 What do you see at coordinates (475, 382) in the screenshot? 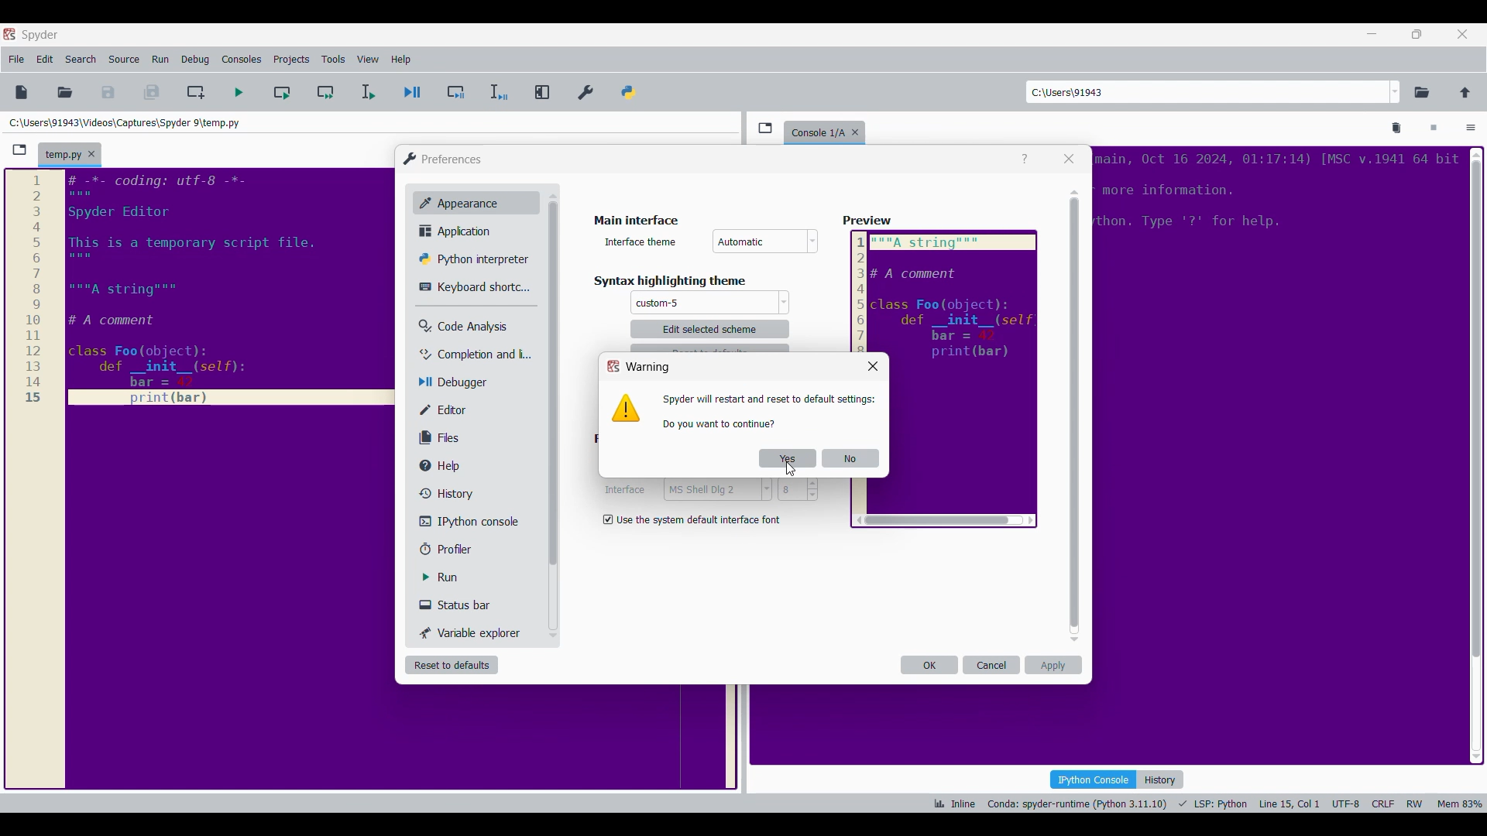
I see `Debugger` at bounding box center [475, 382].